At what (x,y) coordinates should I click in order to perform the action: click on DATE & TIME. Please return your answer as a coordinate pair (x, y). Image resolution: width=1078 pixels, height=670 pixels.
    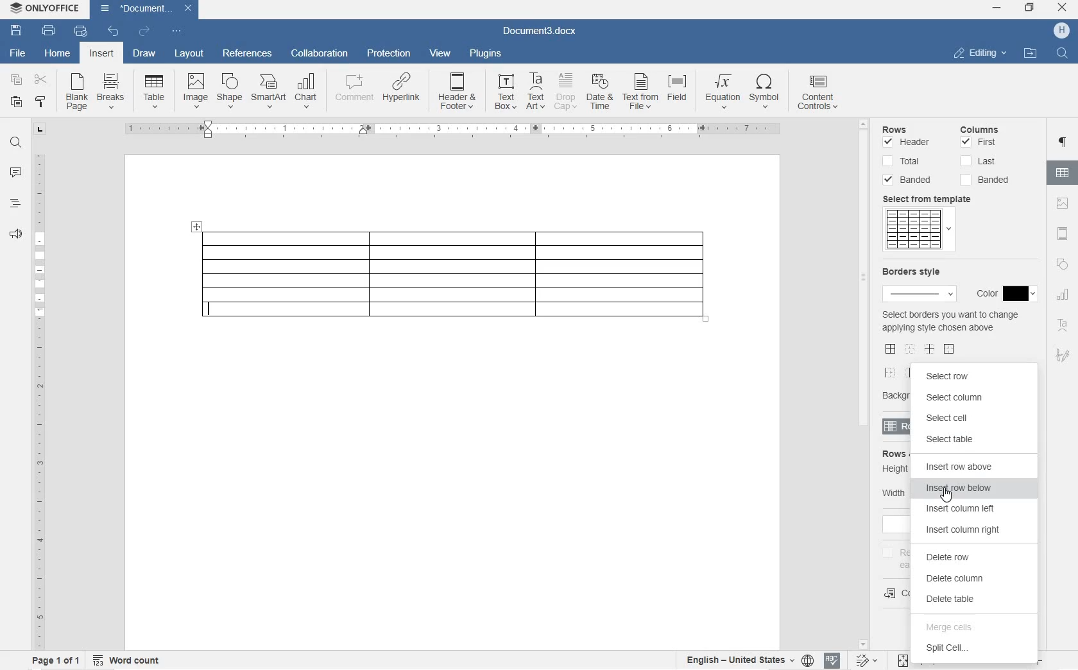
    Looking at the image, I should click on (601, 92).